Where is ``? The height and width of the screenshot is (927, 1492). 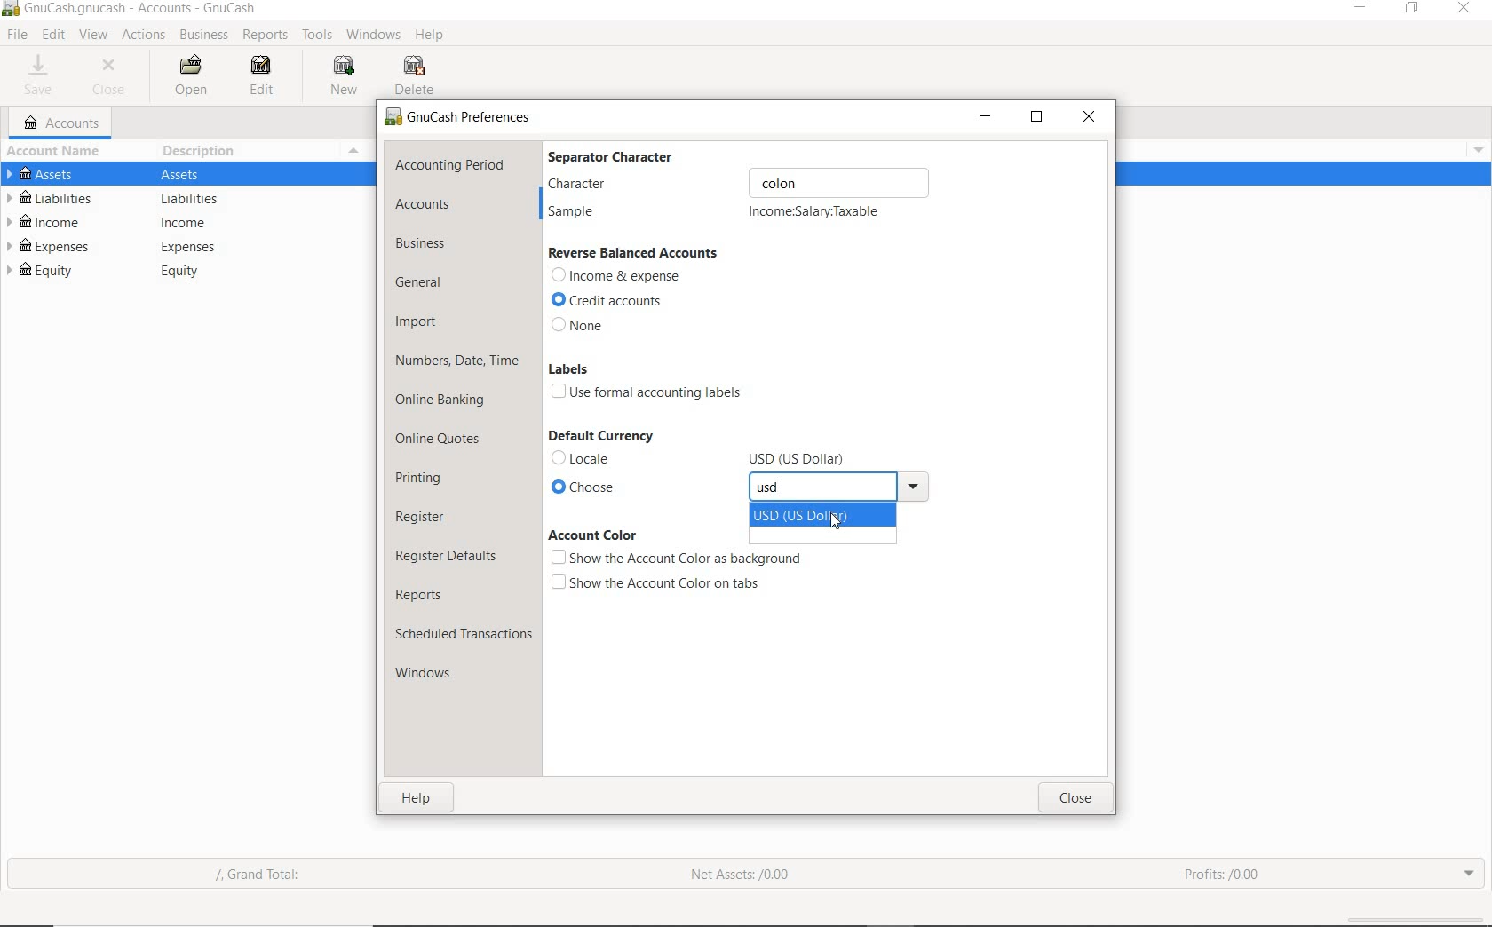  is located at coordinates (189, 173).